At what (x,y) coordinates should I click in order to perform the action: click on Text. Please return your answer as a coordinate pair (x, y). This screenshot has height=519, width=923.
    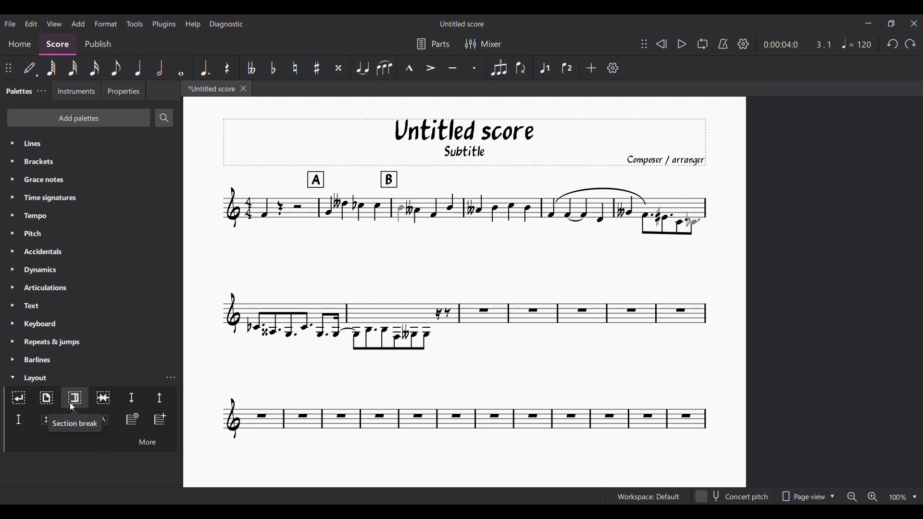
    Looking at the image, I should click on (91, 305).